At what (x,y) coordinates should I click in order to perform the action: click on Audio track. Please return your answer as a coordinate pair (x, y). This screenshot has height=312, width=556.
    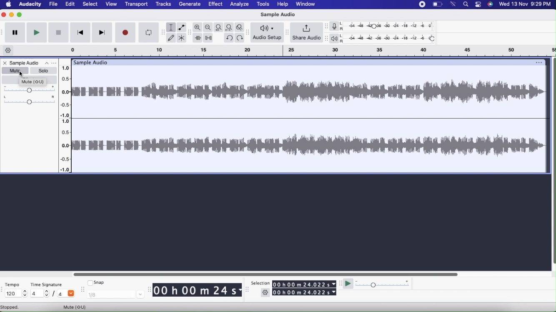
    Looking at the image, I should click on (309, 119).